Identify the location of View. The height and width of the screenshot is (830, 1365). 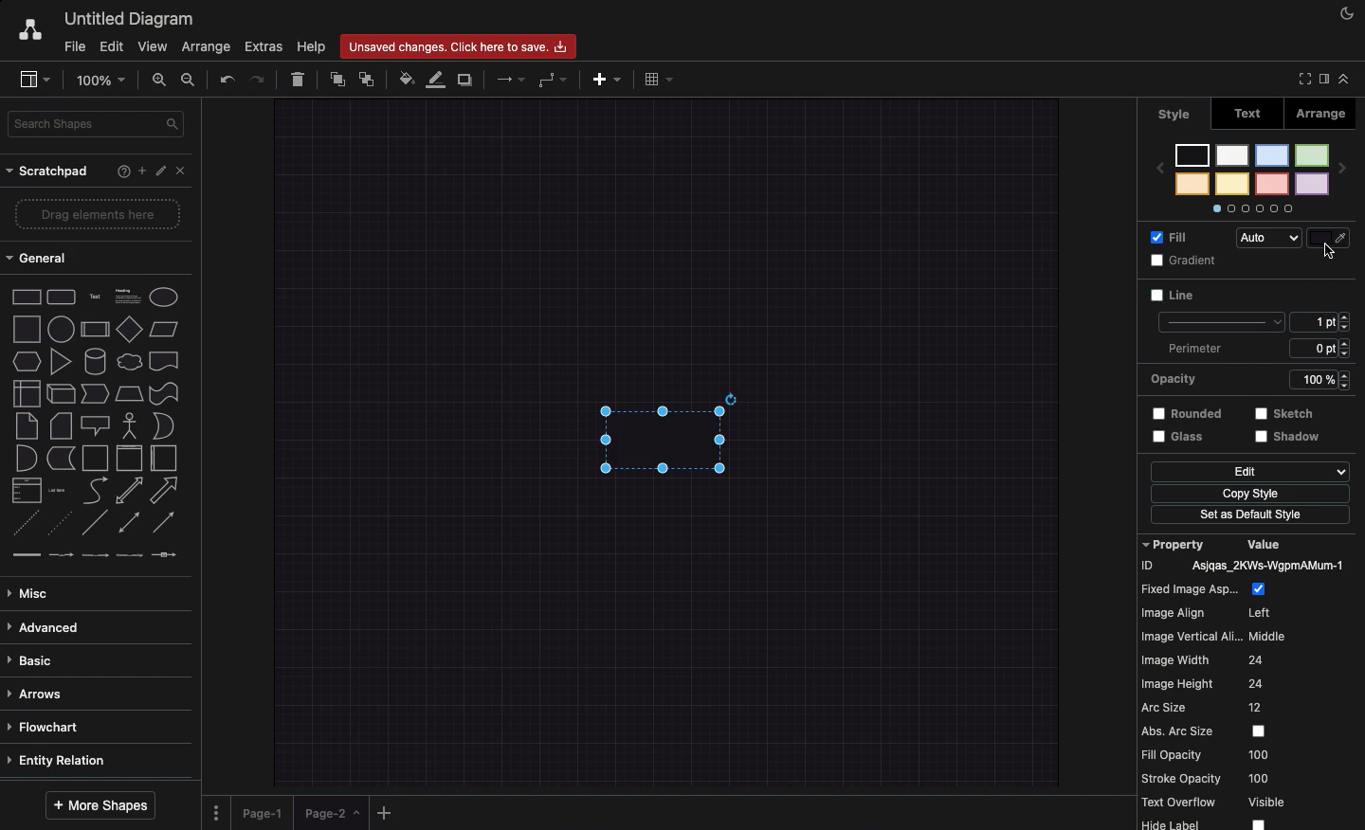
(155, 45).